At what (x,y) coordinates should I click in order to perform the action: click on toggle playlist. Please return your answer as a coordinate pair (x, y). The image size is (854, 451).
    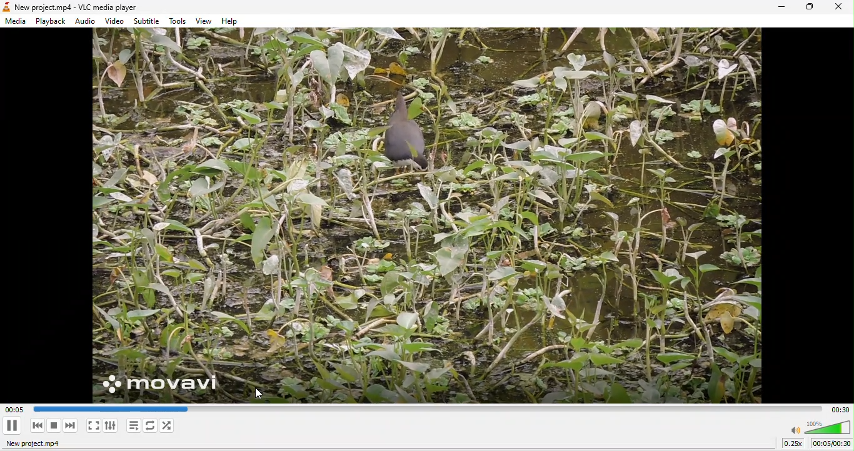
    Looking at the image, I should click on (132, 427).